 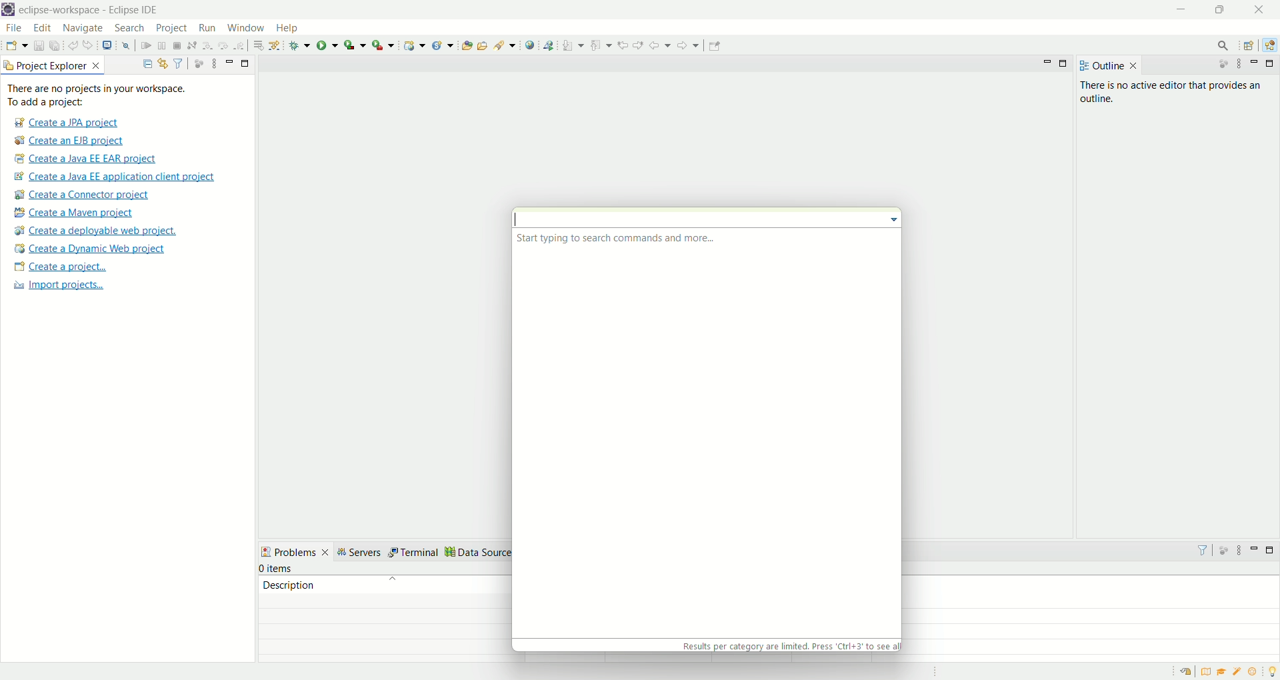 What do you see at coordinates (1203, 551) in the screenshot?
I see `filter` at bounding box center [1203, 551].